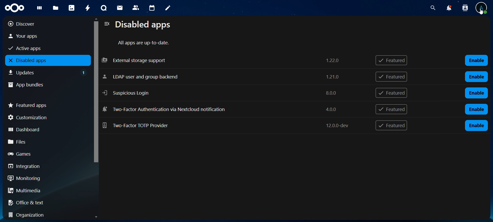 The width and height of the screenshot is (493, 222). What do you see at coordinates (41, 48) in the screenshot?
I see `active apps` at bounding box center [41, 48].